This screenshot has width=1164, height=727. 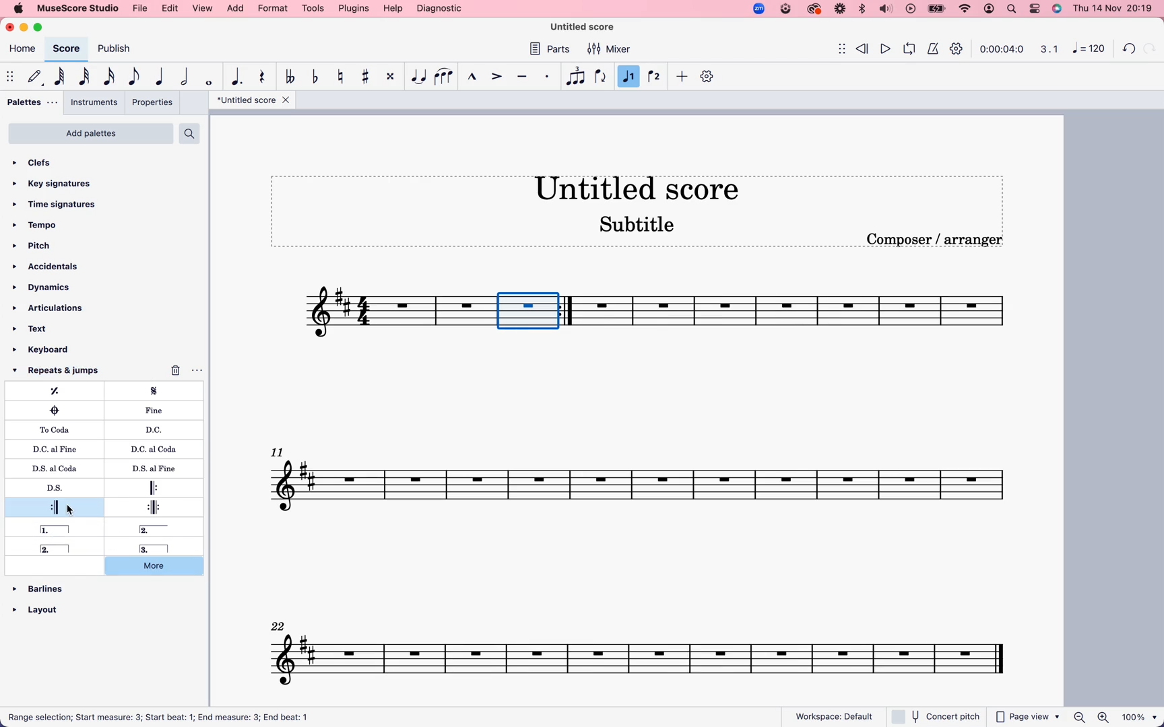 I want to click on pitch, so click(x=42, y=246).